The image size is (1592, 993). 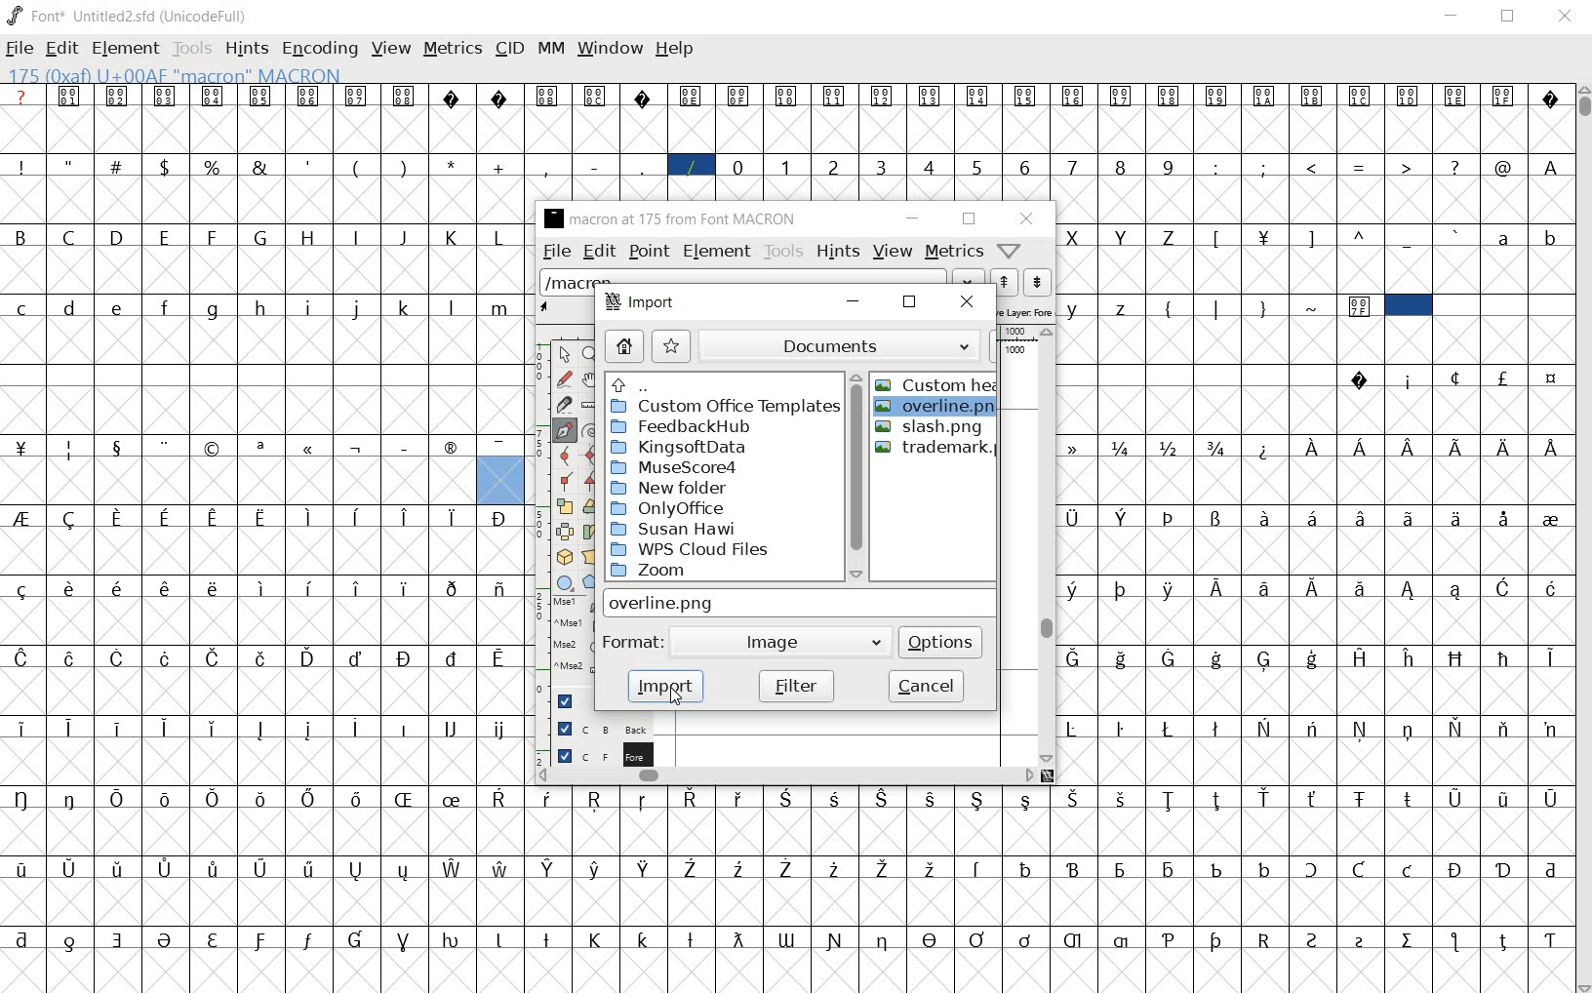 What do you see at coordinates (453, 165) in the screenshot?
I see `*` at bounding box center [453, 165].